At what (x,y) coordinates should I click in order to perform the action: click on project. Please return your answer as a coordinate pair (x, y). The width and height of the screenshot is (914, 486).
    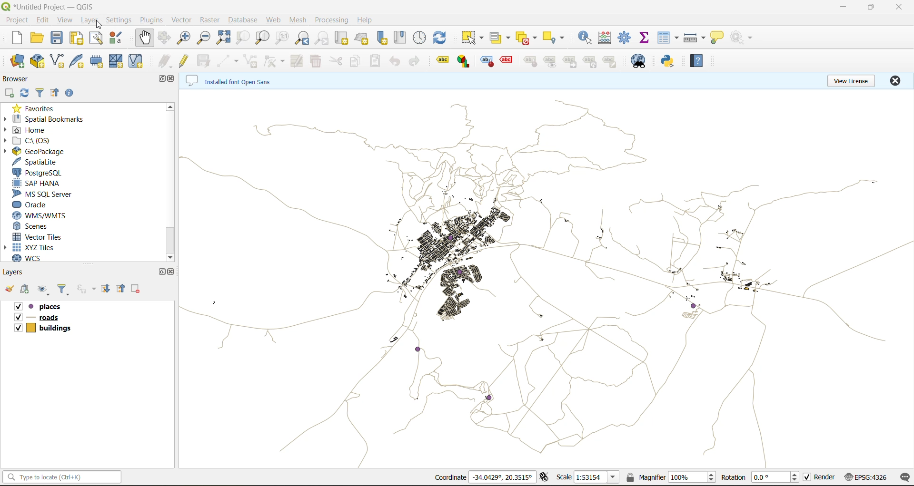
    Looking at the image, I should click on (17, 20).